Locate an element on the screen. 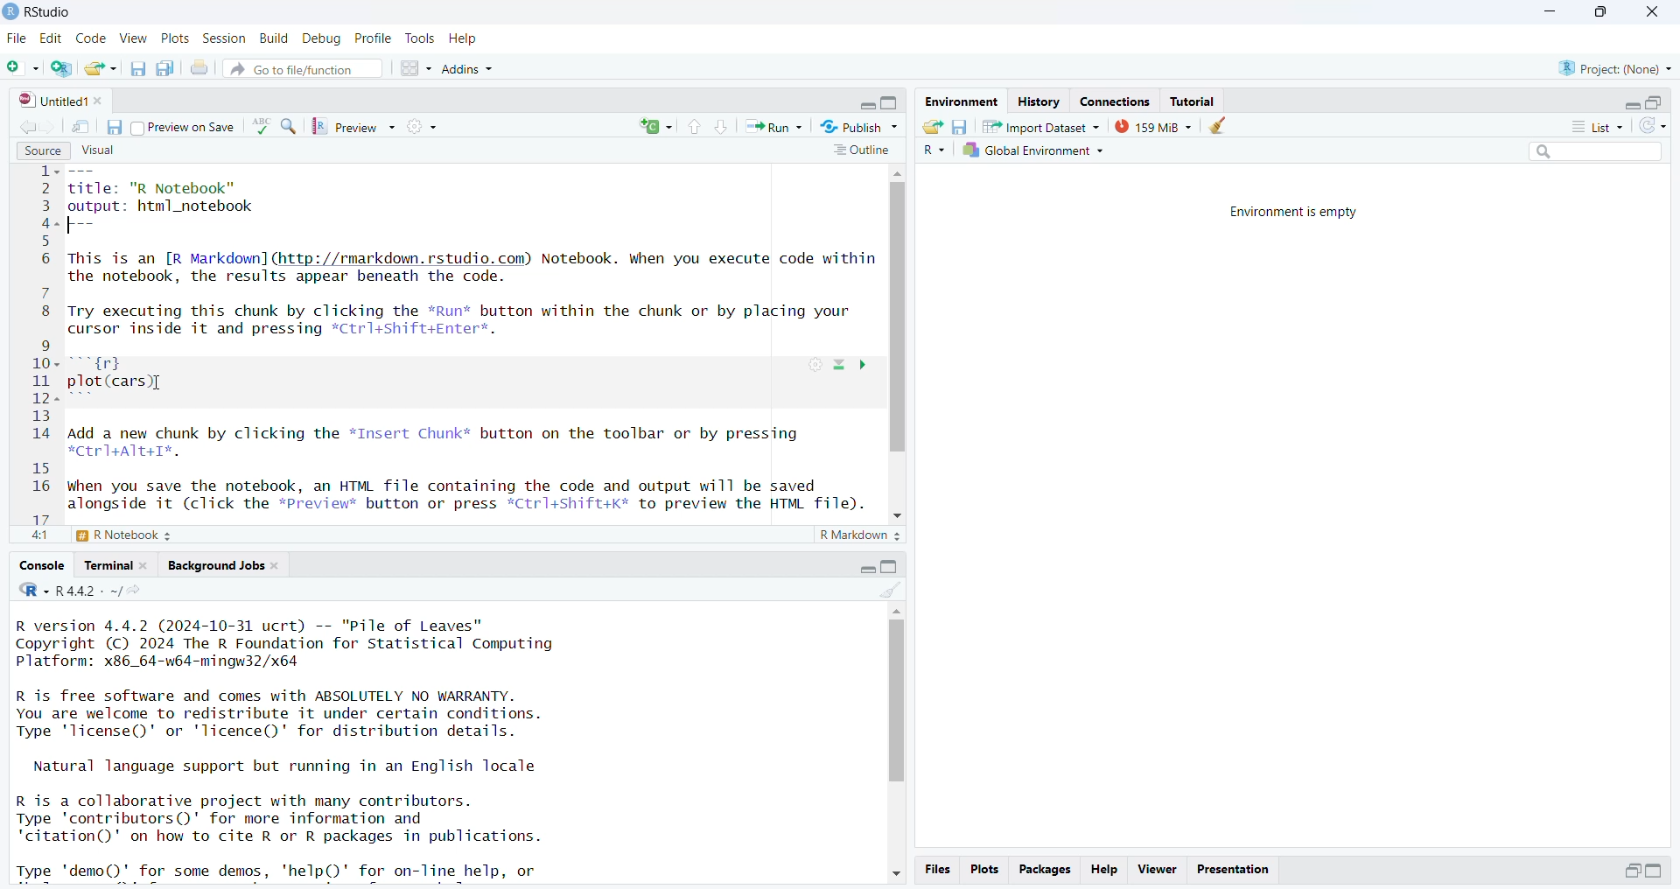 Image resolution: width=1680 pixels, height=889 pixels. code is located at coordinates (93, 38).